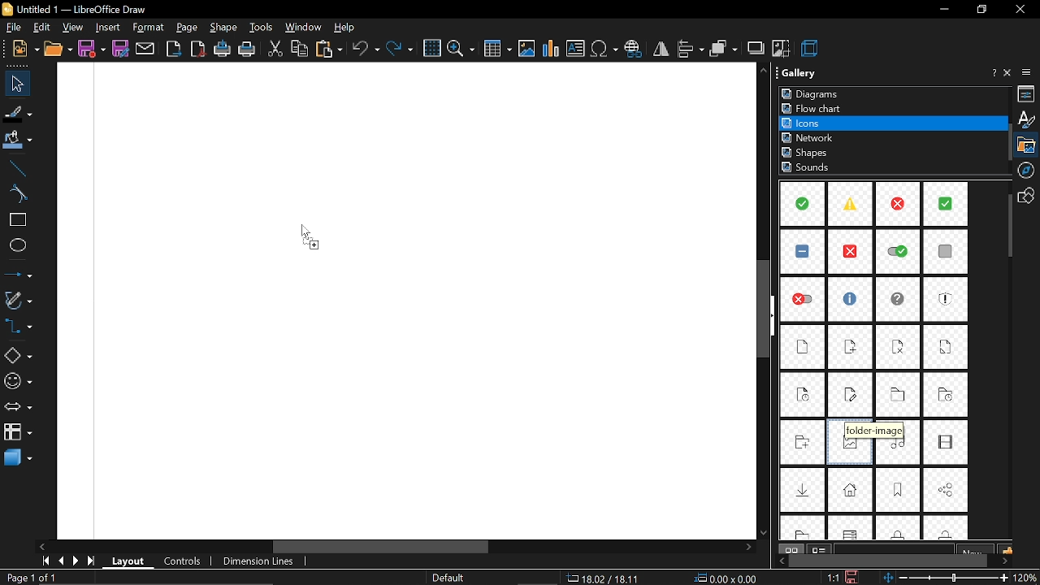 The height and width of the screenshot is (585, 1040). What do you see at coordinates (365, 50) in the screenshot?
I see `undo` at bounding box center [365, 50].